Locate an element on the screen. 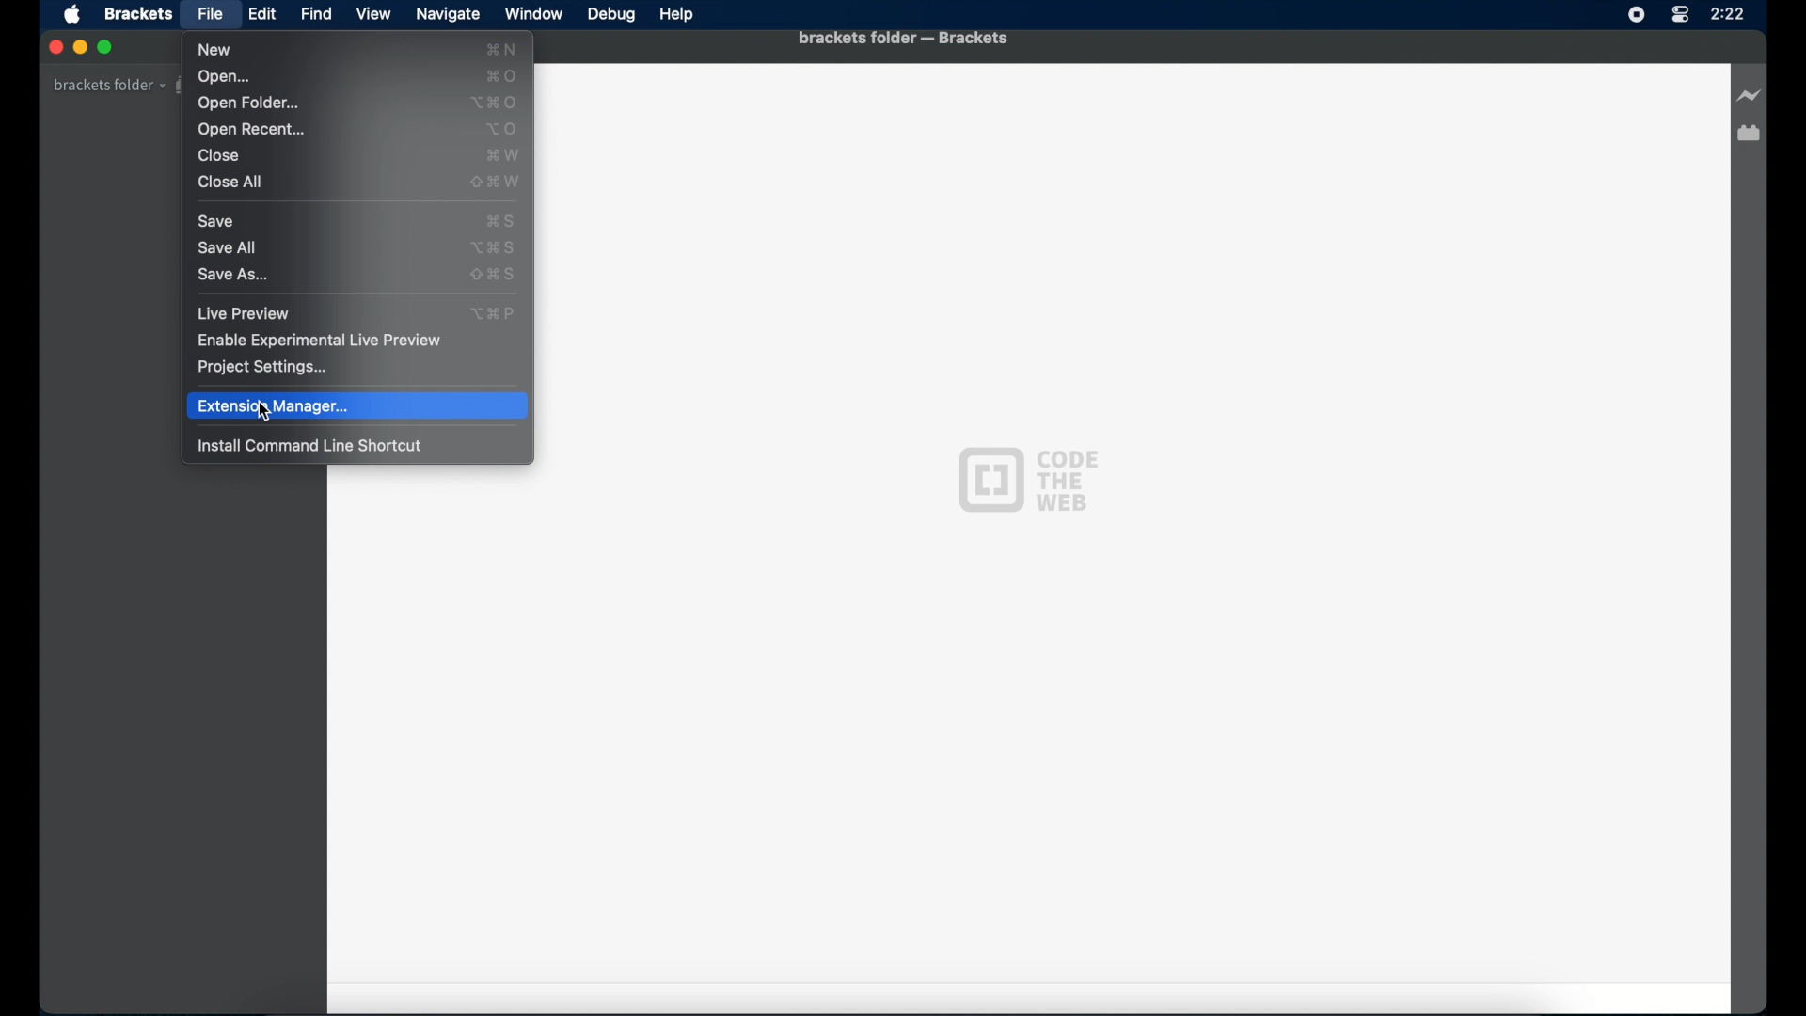 This screenshot has width=1806, height=1016. window is located at coordinates (533, 13).